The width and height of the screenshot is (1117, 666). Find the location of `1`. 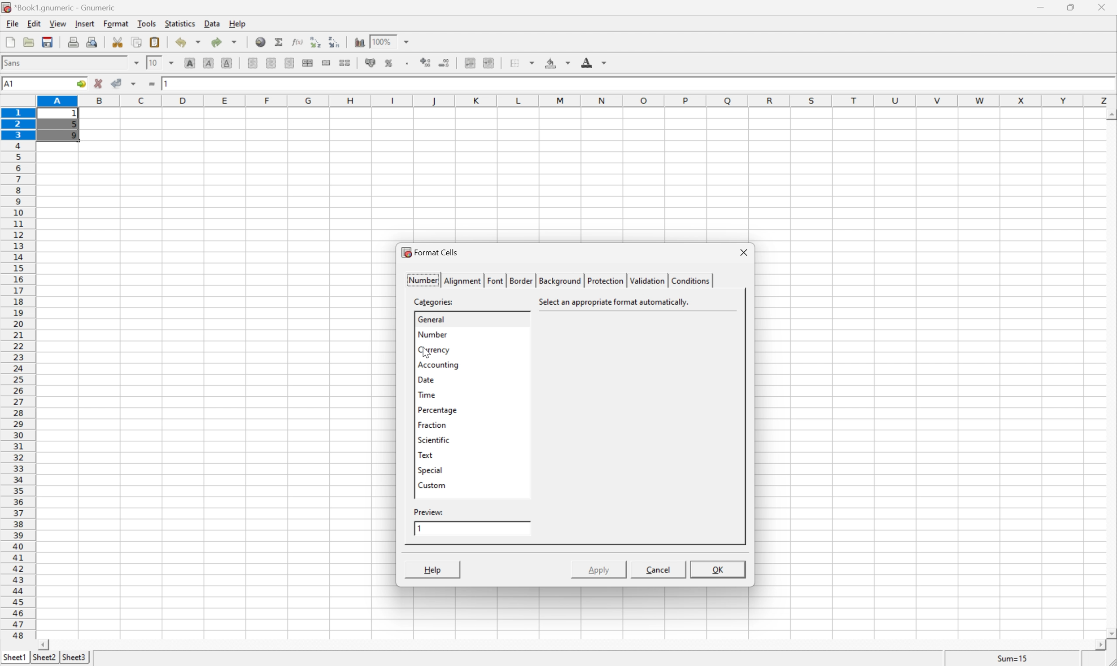

1 is located at coordinates (420, 528).